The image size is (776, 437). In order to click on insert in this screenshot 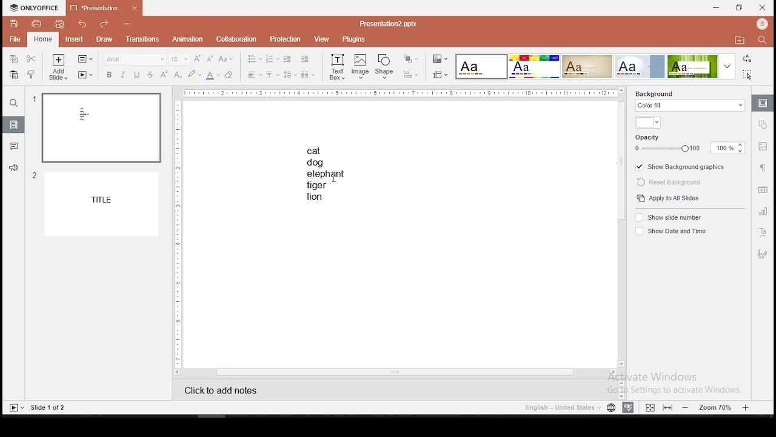, I will do `click(73, 38)`.